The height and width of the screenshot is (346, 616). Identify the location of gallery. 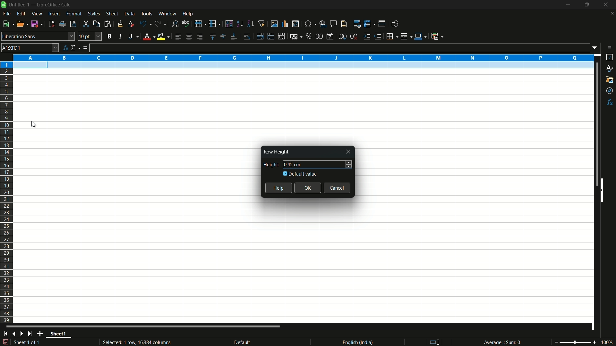
(610, 79).